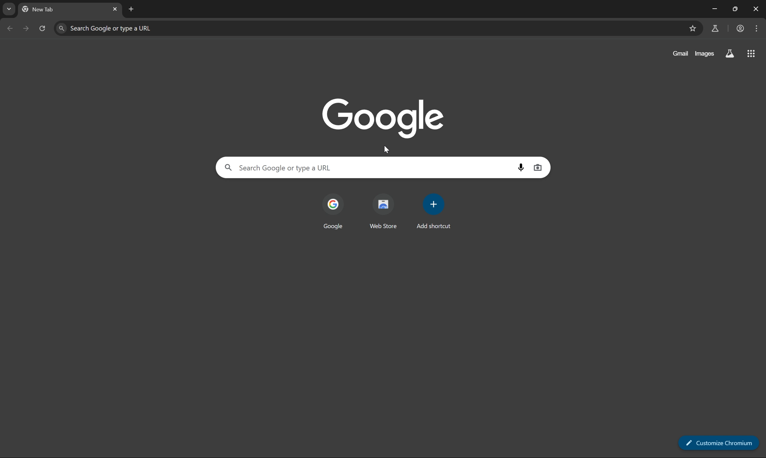  Describe the element at coordinates (61, 29) in the screenshot. I see `find` at that location.